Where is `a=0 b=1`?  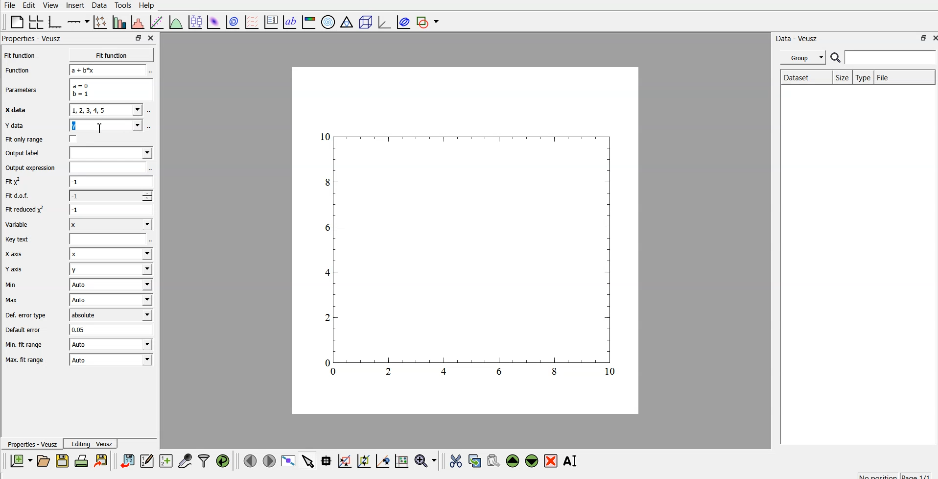
a=0 b=1 is located at coordinates (109, 91).